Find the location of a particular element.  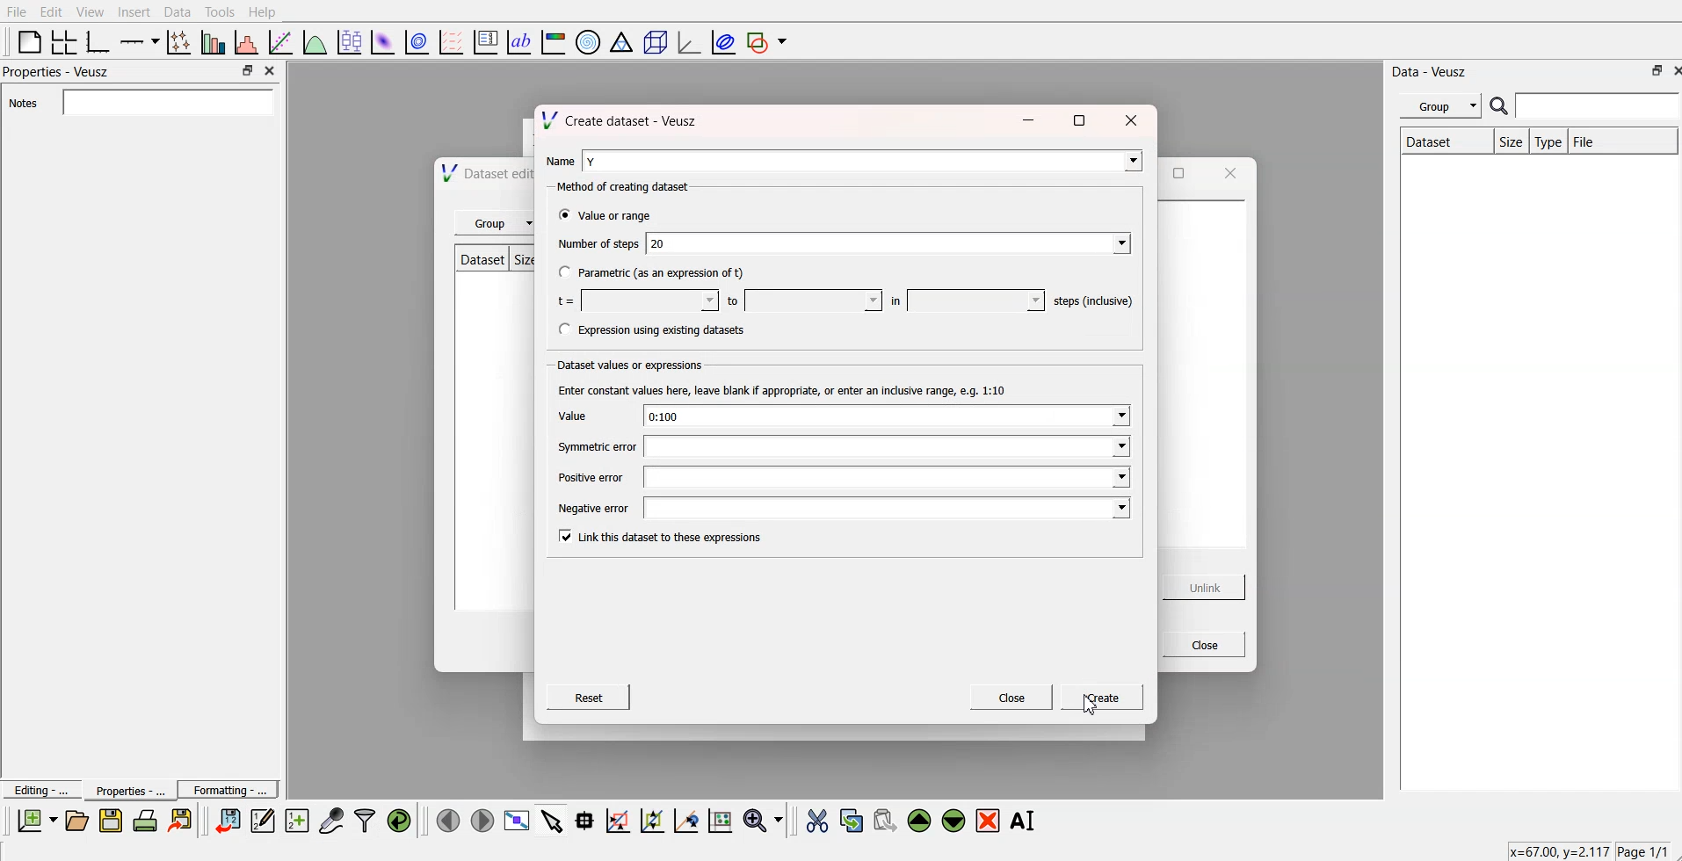

‘Symmetric error is located at coordinates (584, 447).